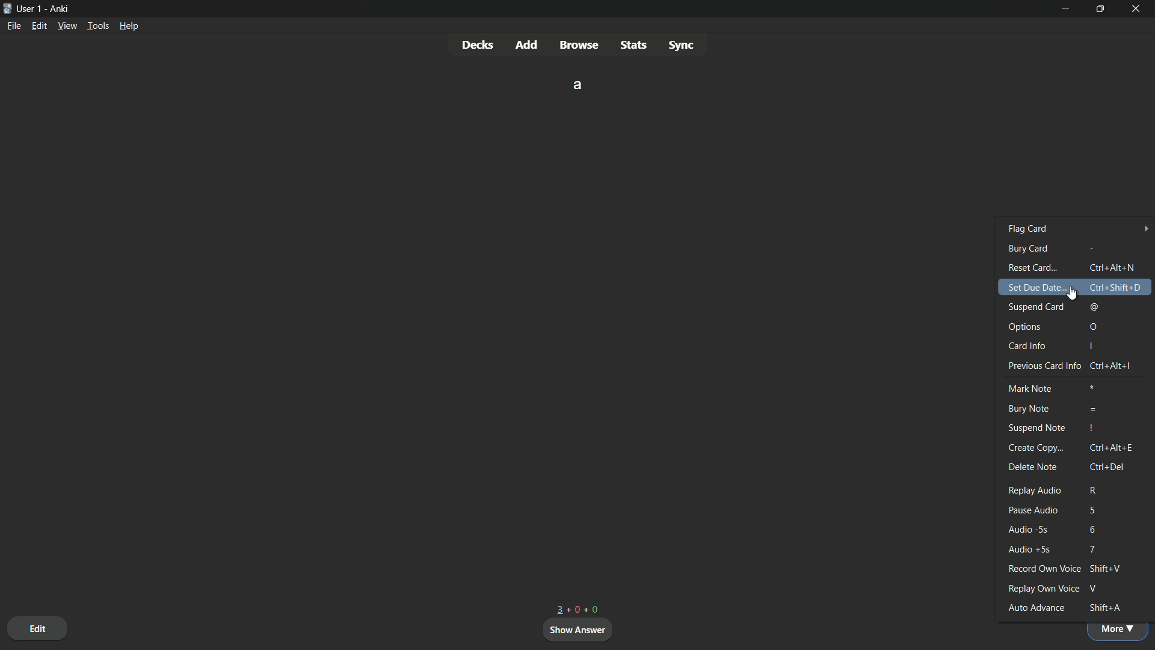  I want to click on pause audio, so click(1035, 510).